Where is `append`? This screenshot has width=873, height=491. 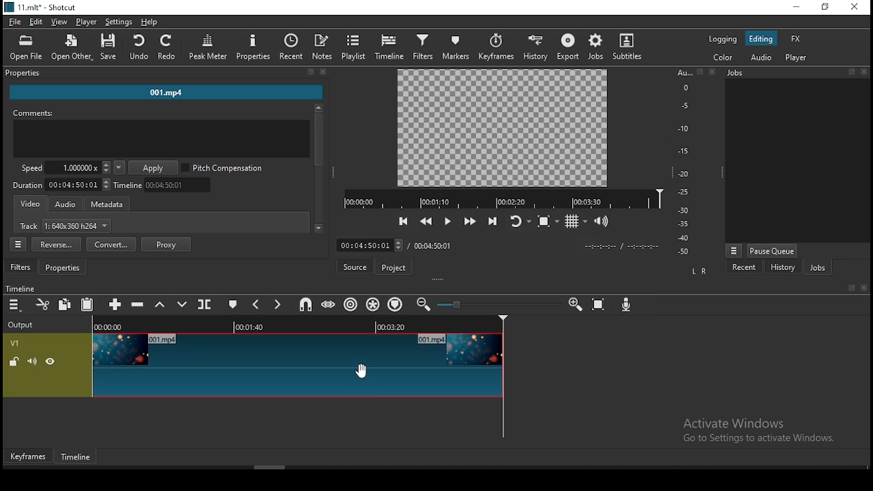
append is located at coordinates (117, 304).